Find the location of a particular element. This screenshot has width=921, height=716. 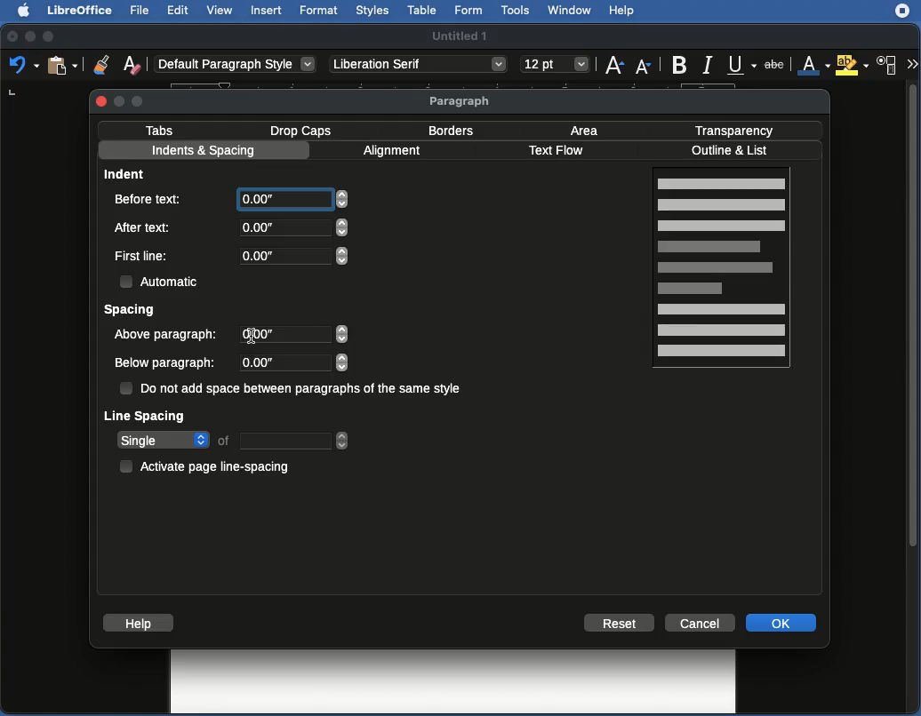

Text flow is located at coordinates (556, 152).